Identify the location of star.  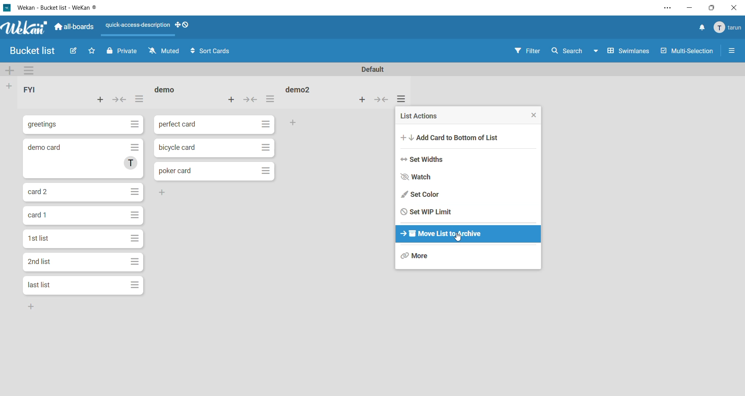
(90, 50).